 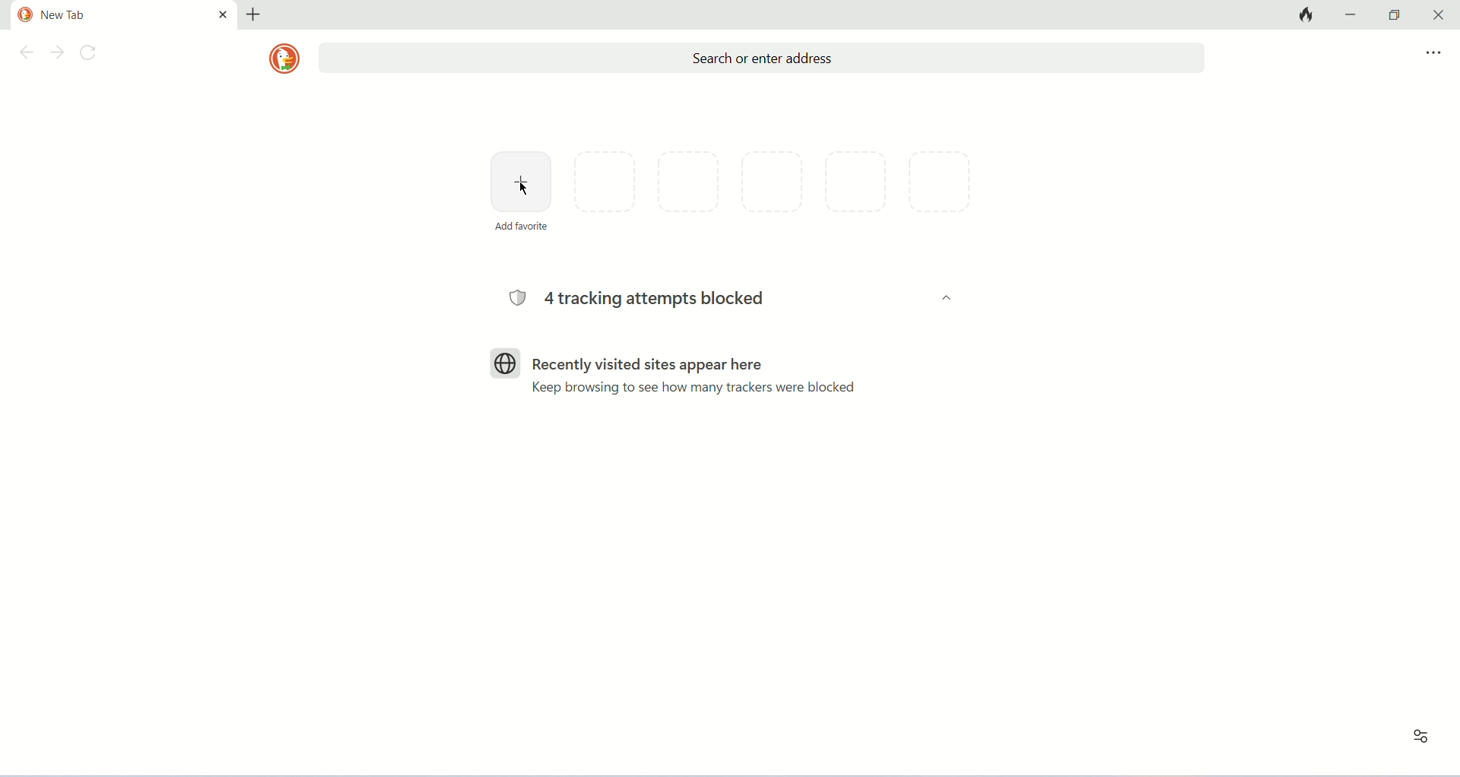 I want to click on maximize, so click(x=1395, y=15).